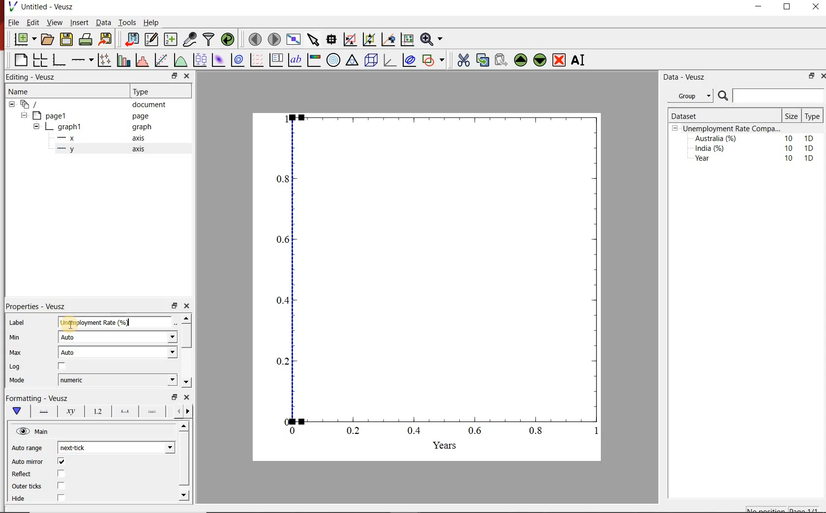 This screenshot has width=826, height=513. What do you see at coordinates (410, 60) in the screenshot?
I see `plot covariance ellipses` at bounding box center [410, 60].